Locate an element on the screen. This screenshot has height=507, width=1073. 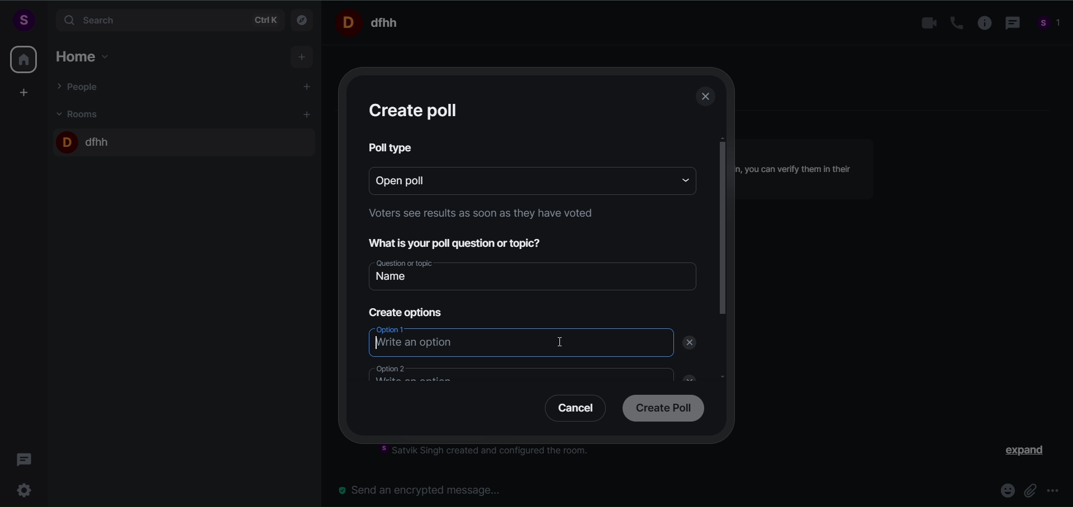
video call is located at coordinates (926, 23).